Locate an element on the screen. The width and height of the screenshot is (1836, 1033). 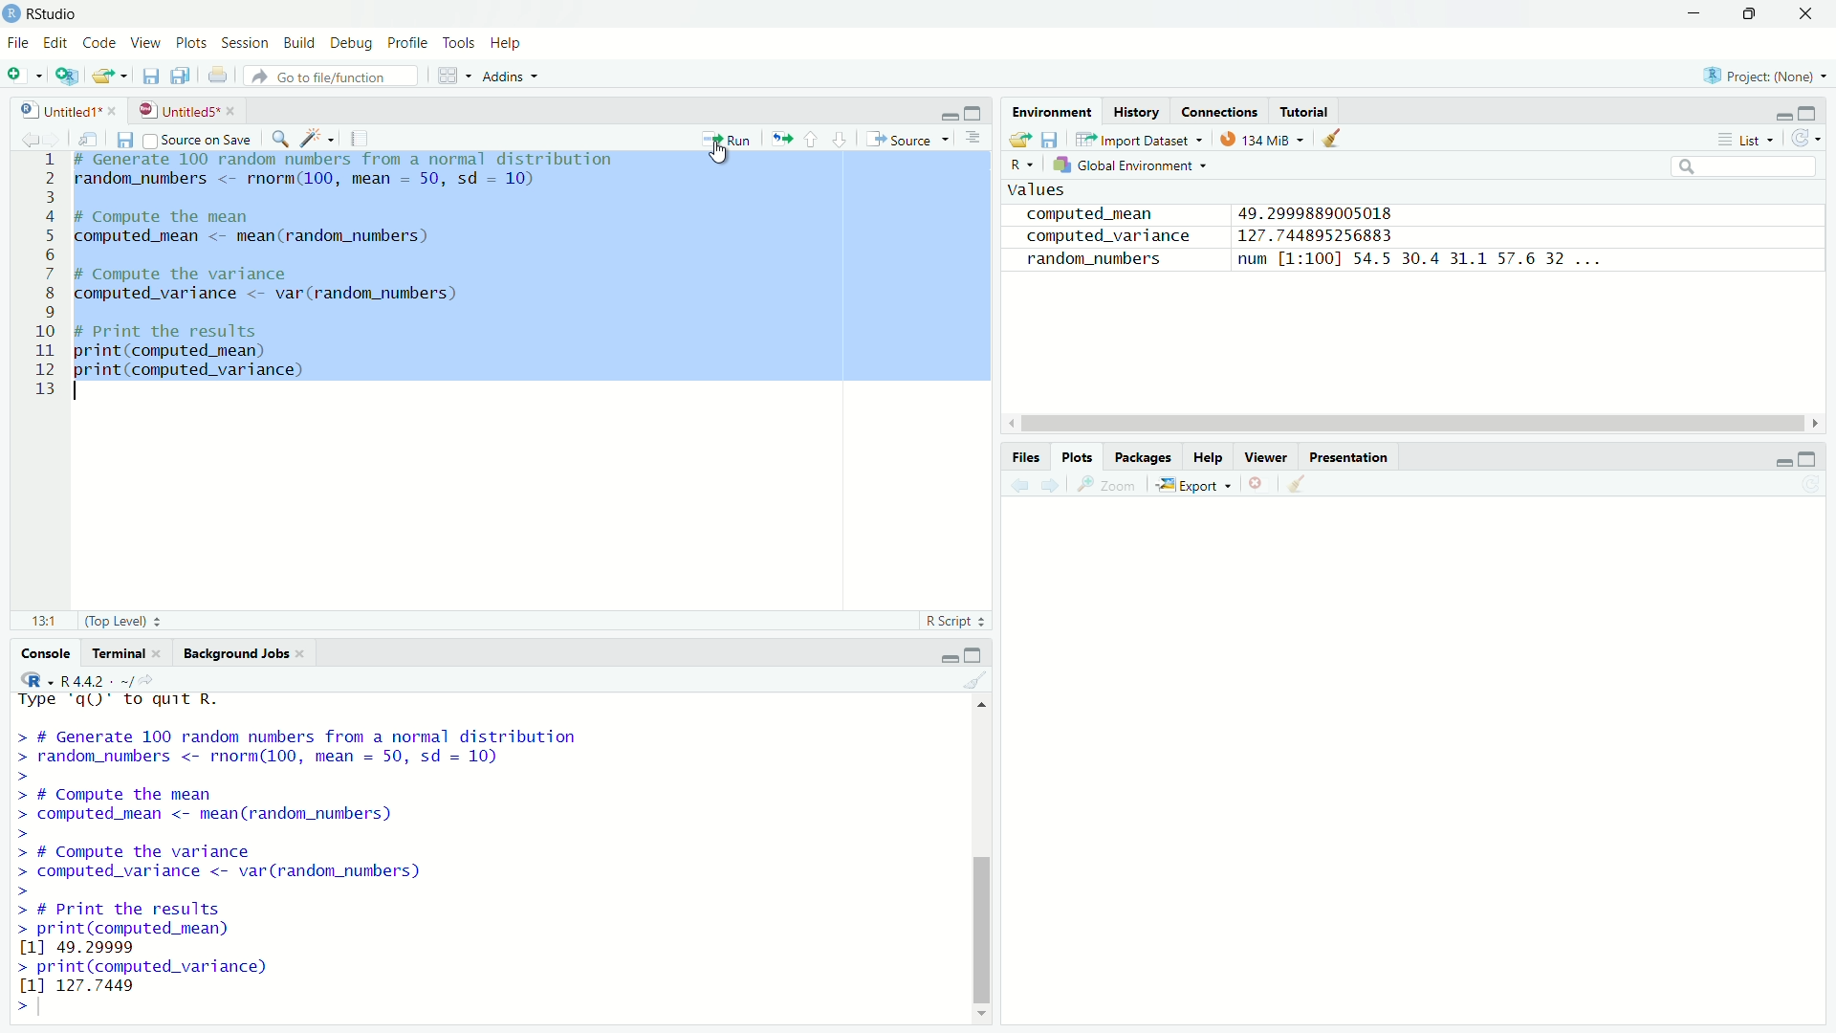
tutorial is located at coordinates (1305, 111).